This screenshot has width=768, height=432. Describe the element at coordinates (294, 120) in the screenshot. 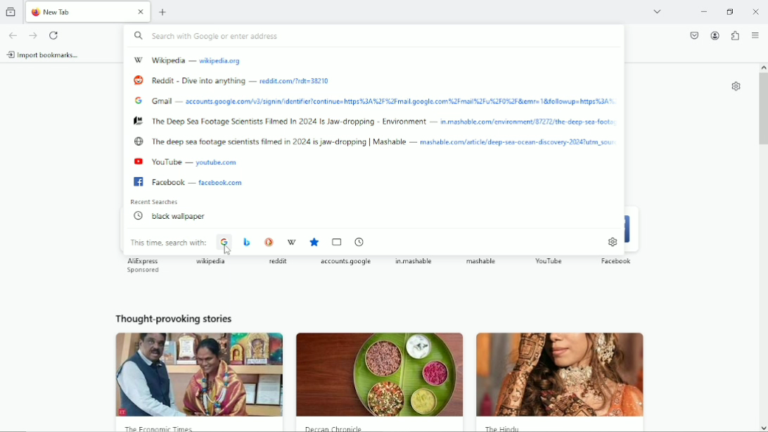

I see `The deep sea footage scientists filmed in 2024 is jaw dropping - environment` at that location.